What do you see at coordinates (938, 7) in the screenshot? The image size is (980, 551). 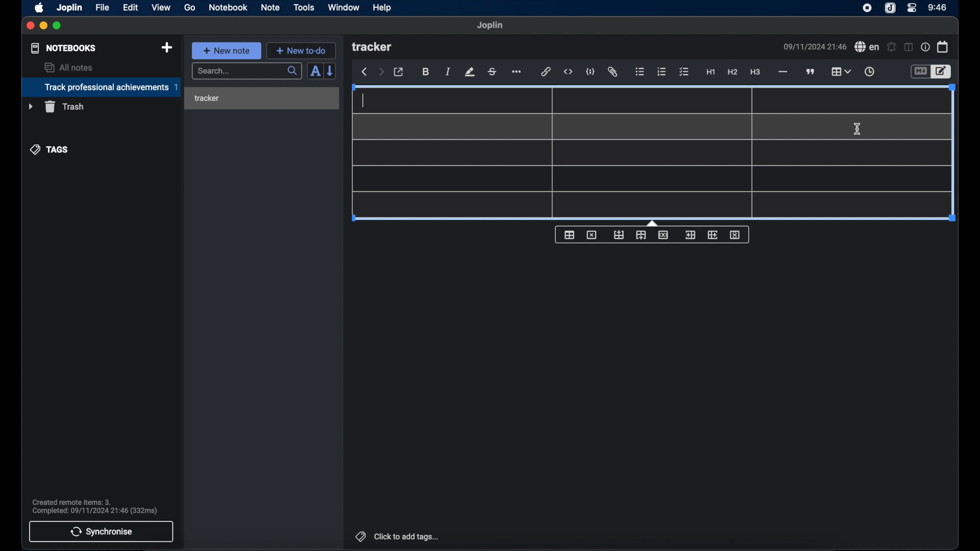 I see `time` at bounding box center [938, 7].